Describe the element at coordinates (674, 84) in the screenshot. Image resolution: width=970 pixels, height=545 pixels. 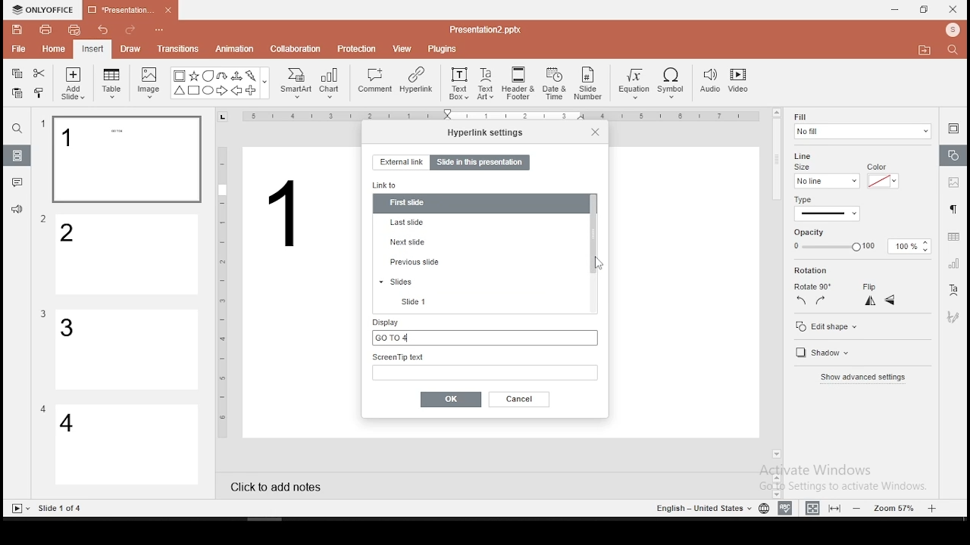
I see `symbol` at that location.